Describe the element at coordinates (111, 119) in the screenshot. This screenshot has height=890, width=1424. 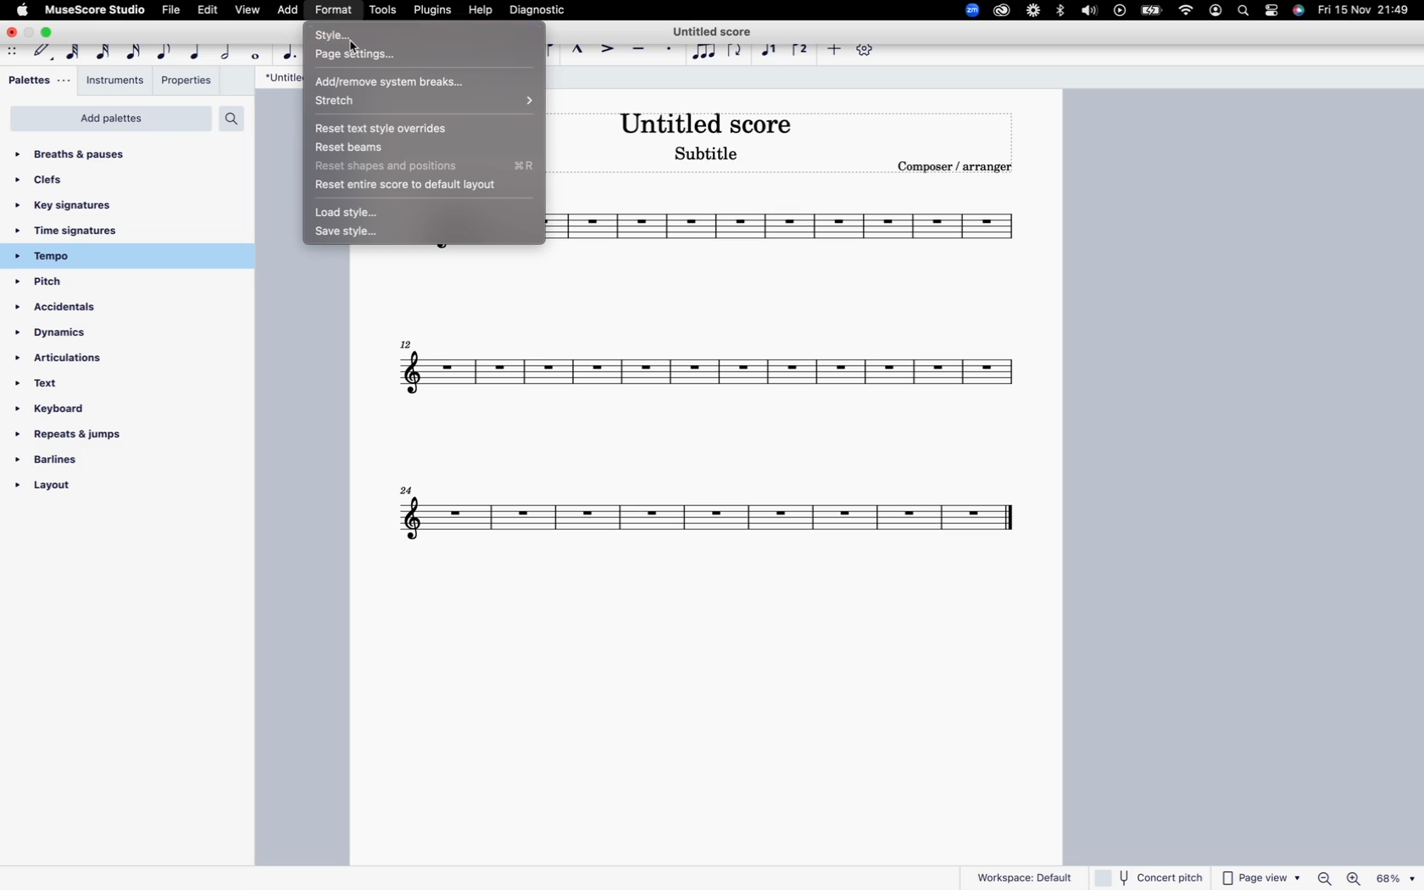
I see `add palettes` at that location.